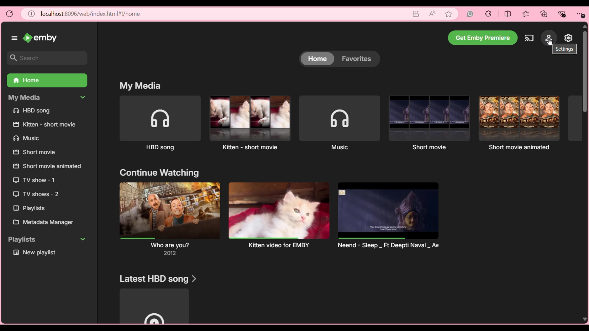 The height and width of the screenshot is (331, 589). Describe the element at coordinates (40, 38) in the screenshot. I see `emby` at that location.